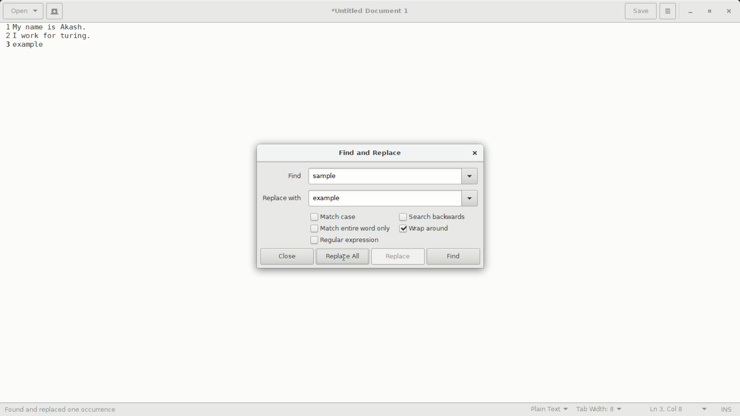 This screenshot has height=416, width=740. What do you see at coordinates (641, 12) in the screenshot?
I see `save` at bounding box center [641, 12].